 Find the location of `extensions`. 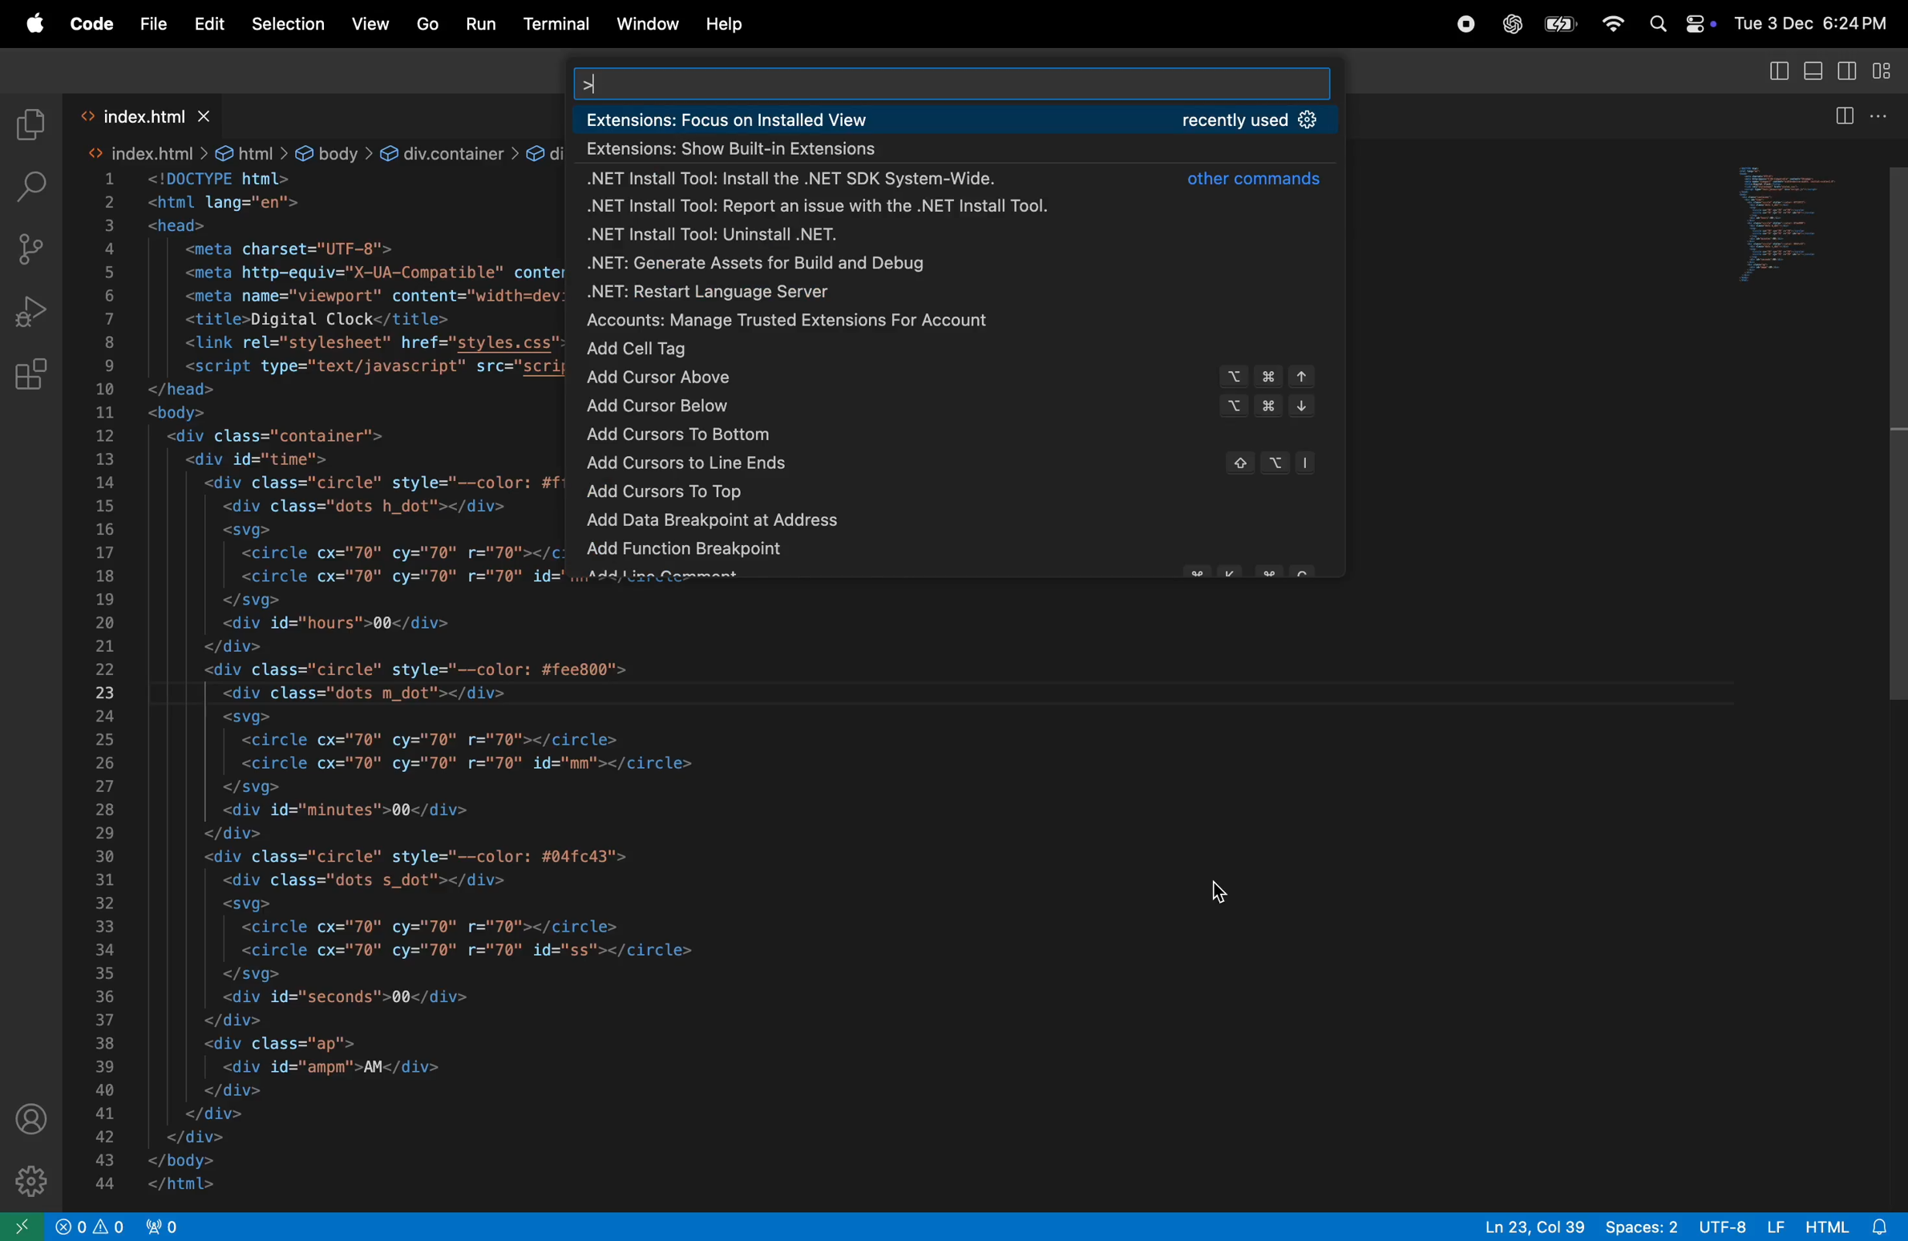

extensions is located at coordinates (31, 376).